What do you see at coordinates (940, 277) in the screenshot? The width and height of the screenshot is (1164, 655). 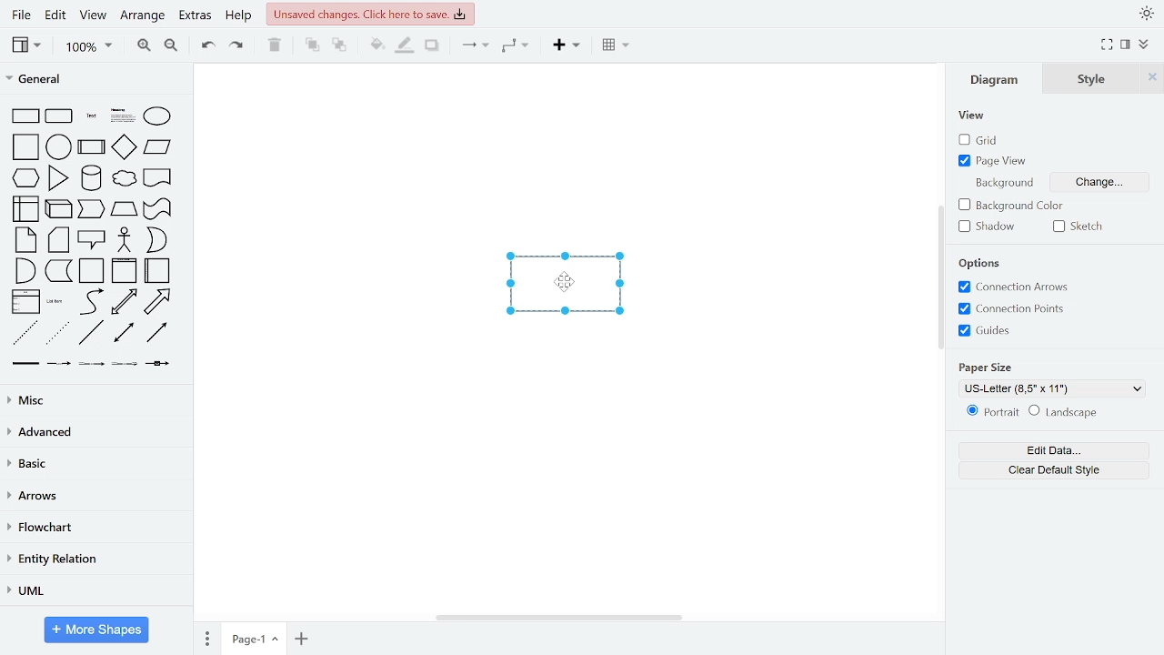 I see `vertical scrollbar` at bounding box center [940, 277].